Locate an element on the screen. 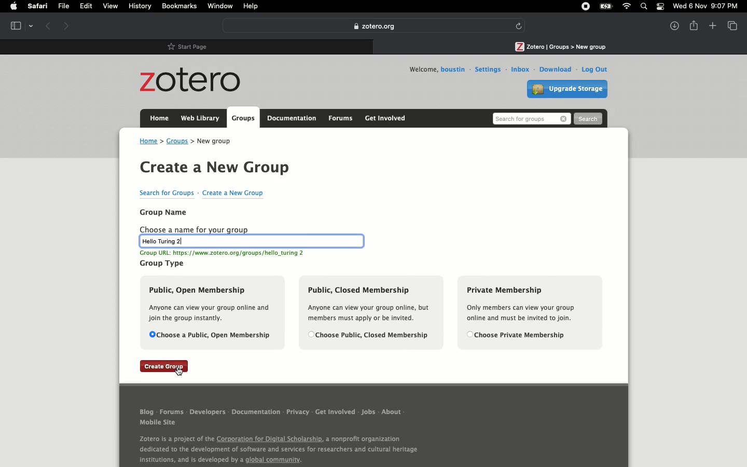 This screenshot has height=467, width=747. Date/time is located at coordinates (708, 6).